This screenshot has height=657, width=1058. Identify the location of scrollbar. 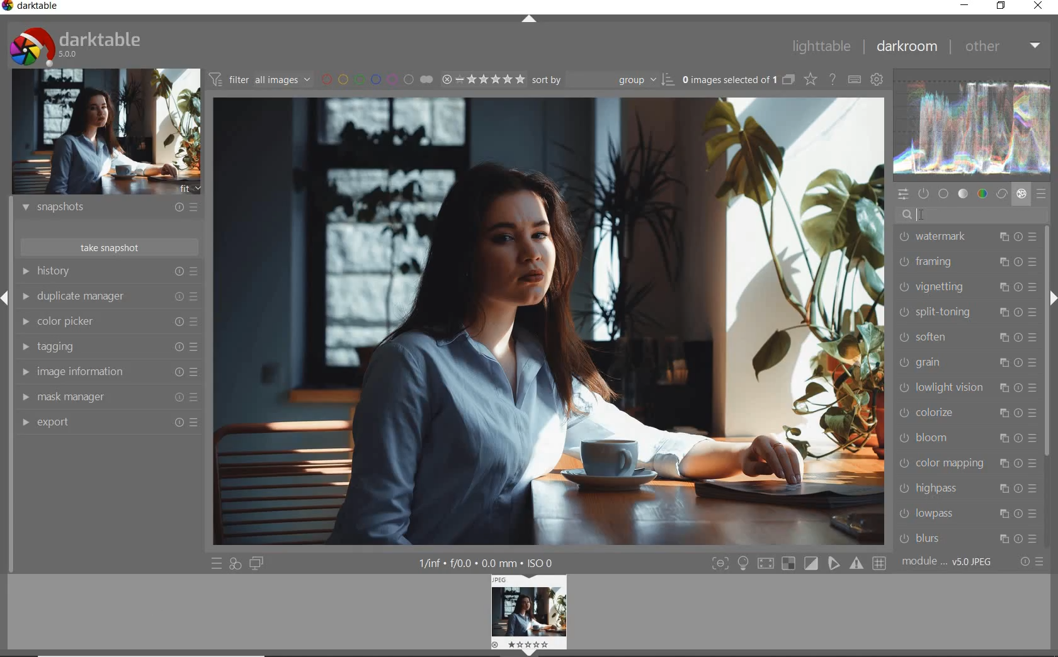
(1047, 343).